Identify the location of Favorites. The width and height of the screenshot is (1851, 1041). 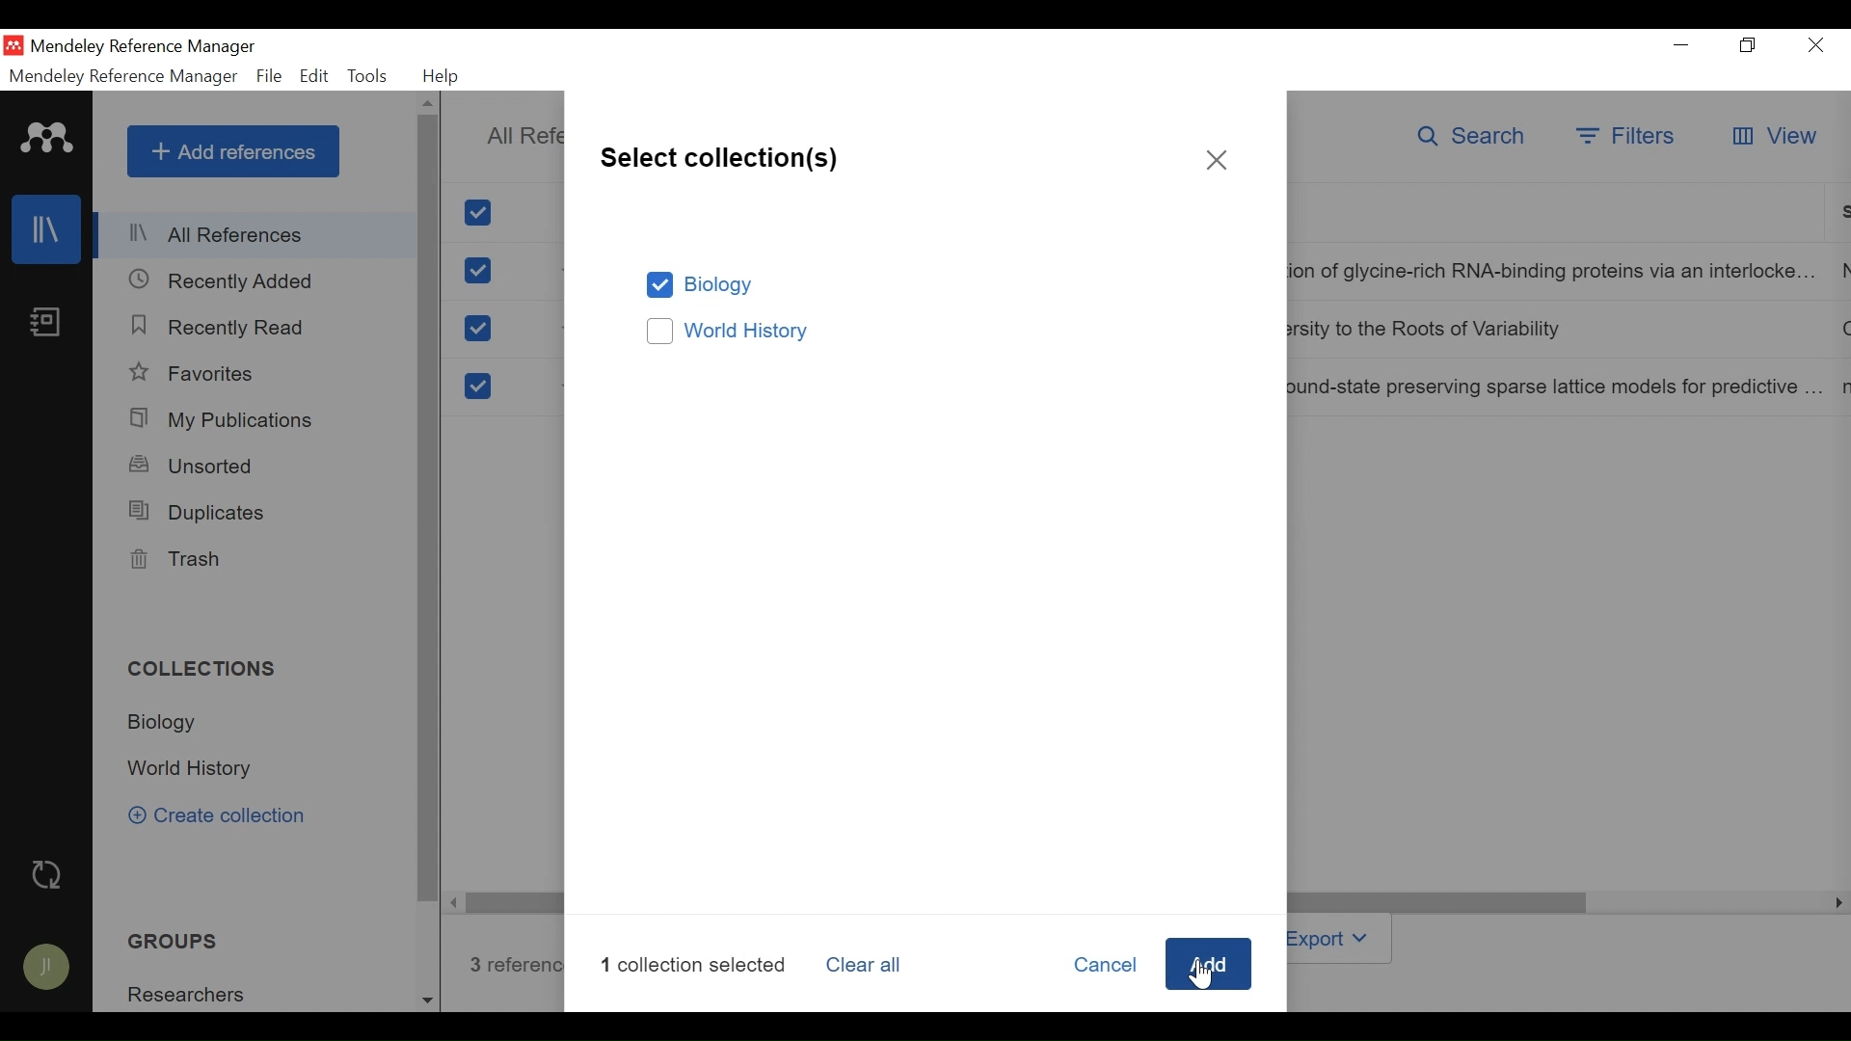
(198, 373).